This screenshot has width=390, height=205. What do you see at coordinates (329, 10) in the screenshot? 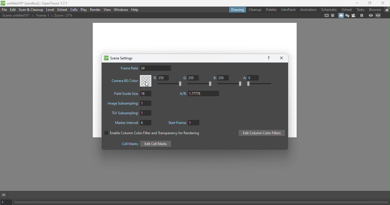
I see `Schematic` at bounding box center [329, 10].